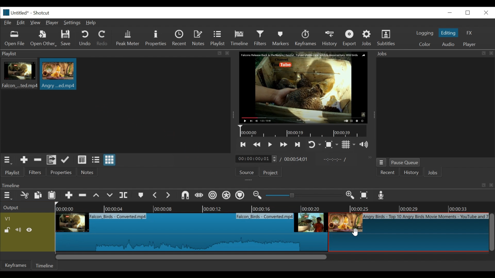  I want to click on play quickly backward, so click(257, 145).